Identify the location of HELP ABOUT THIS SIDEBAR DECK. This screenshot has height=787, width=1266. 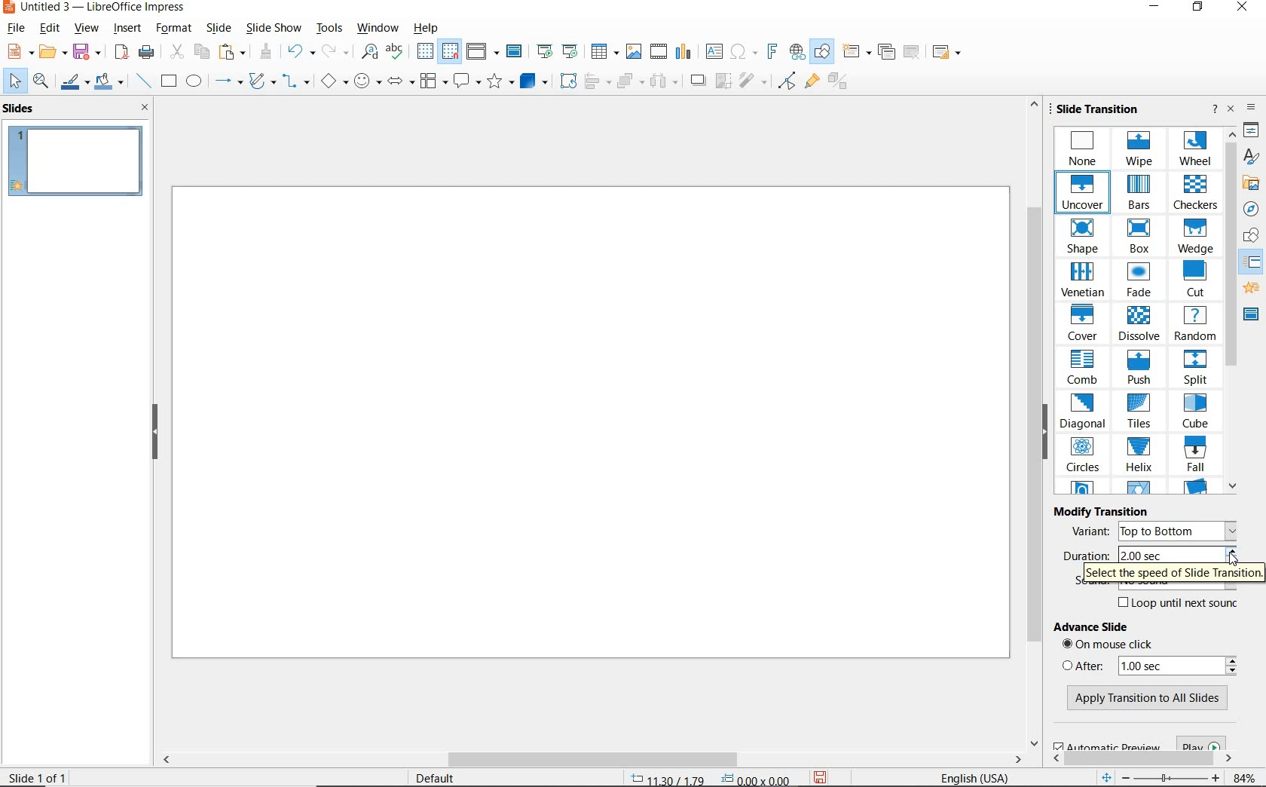
(1216, 109).